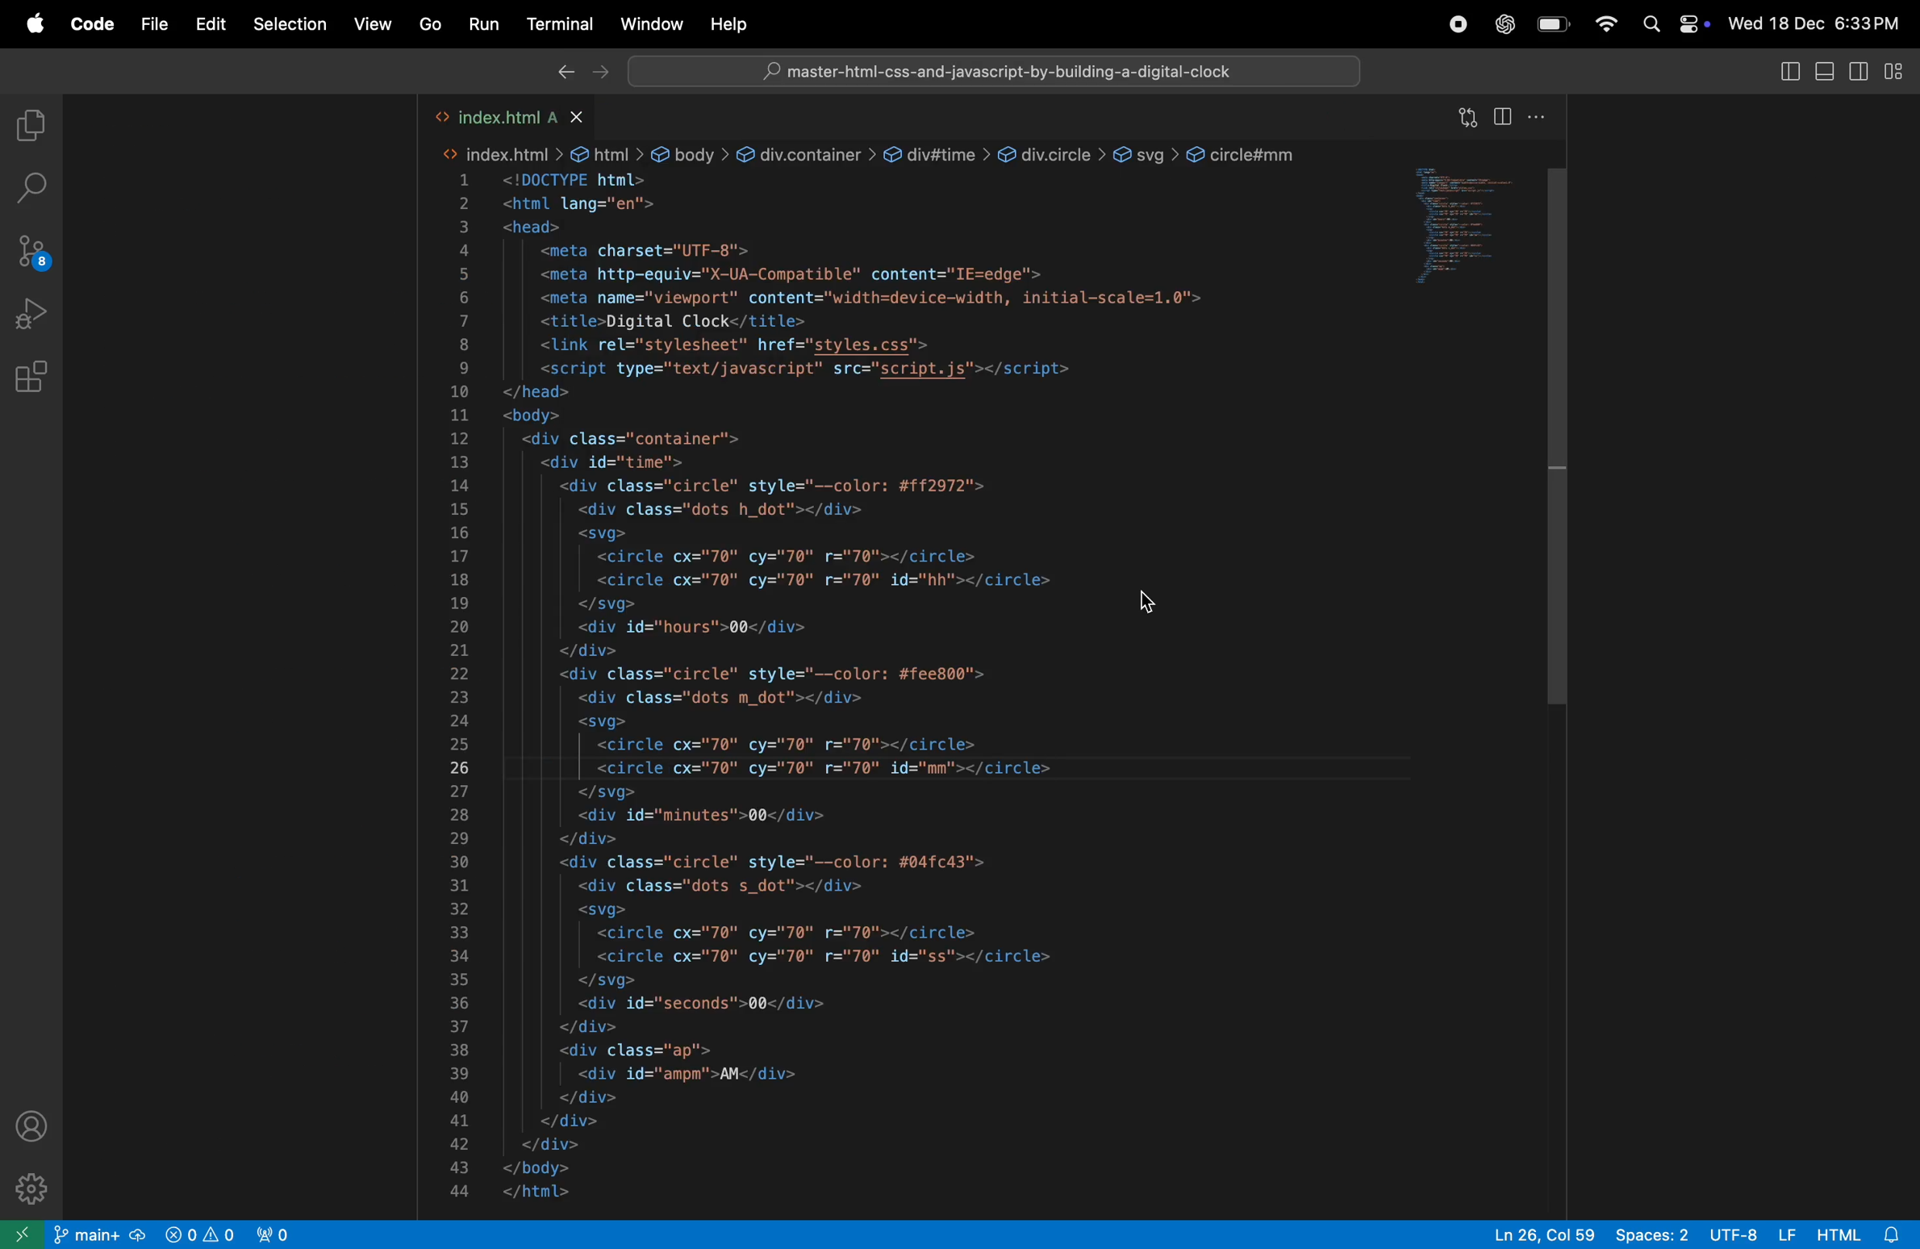 The width and height of the screenshot is (1920, 1249). Describe the element at coordinates (563, 74) in the screenshot. I see `back ward` at that location.